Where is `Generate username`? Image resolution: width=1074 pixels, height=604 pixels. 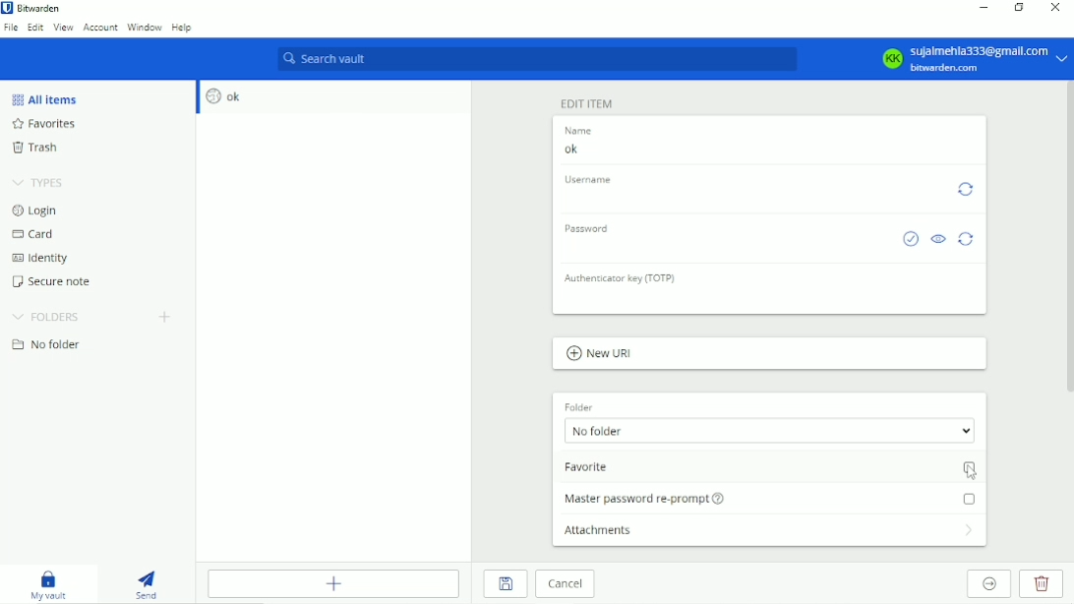 Generate username is located at coordinates (966, 191).